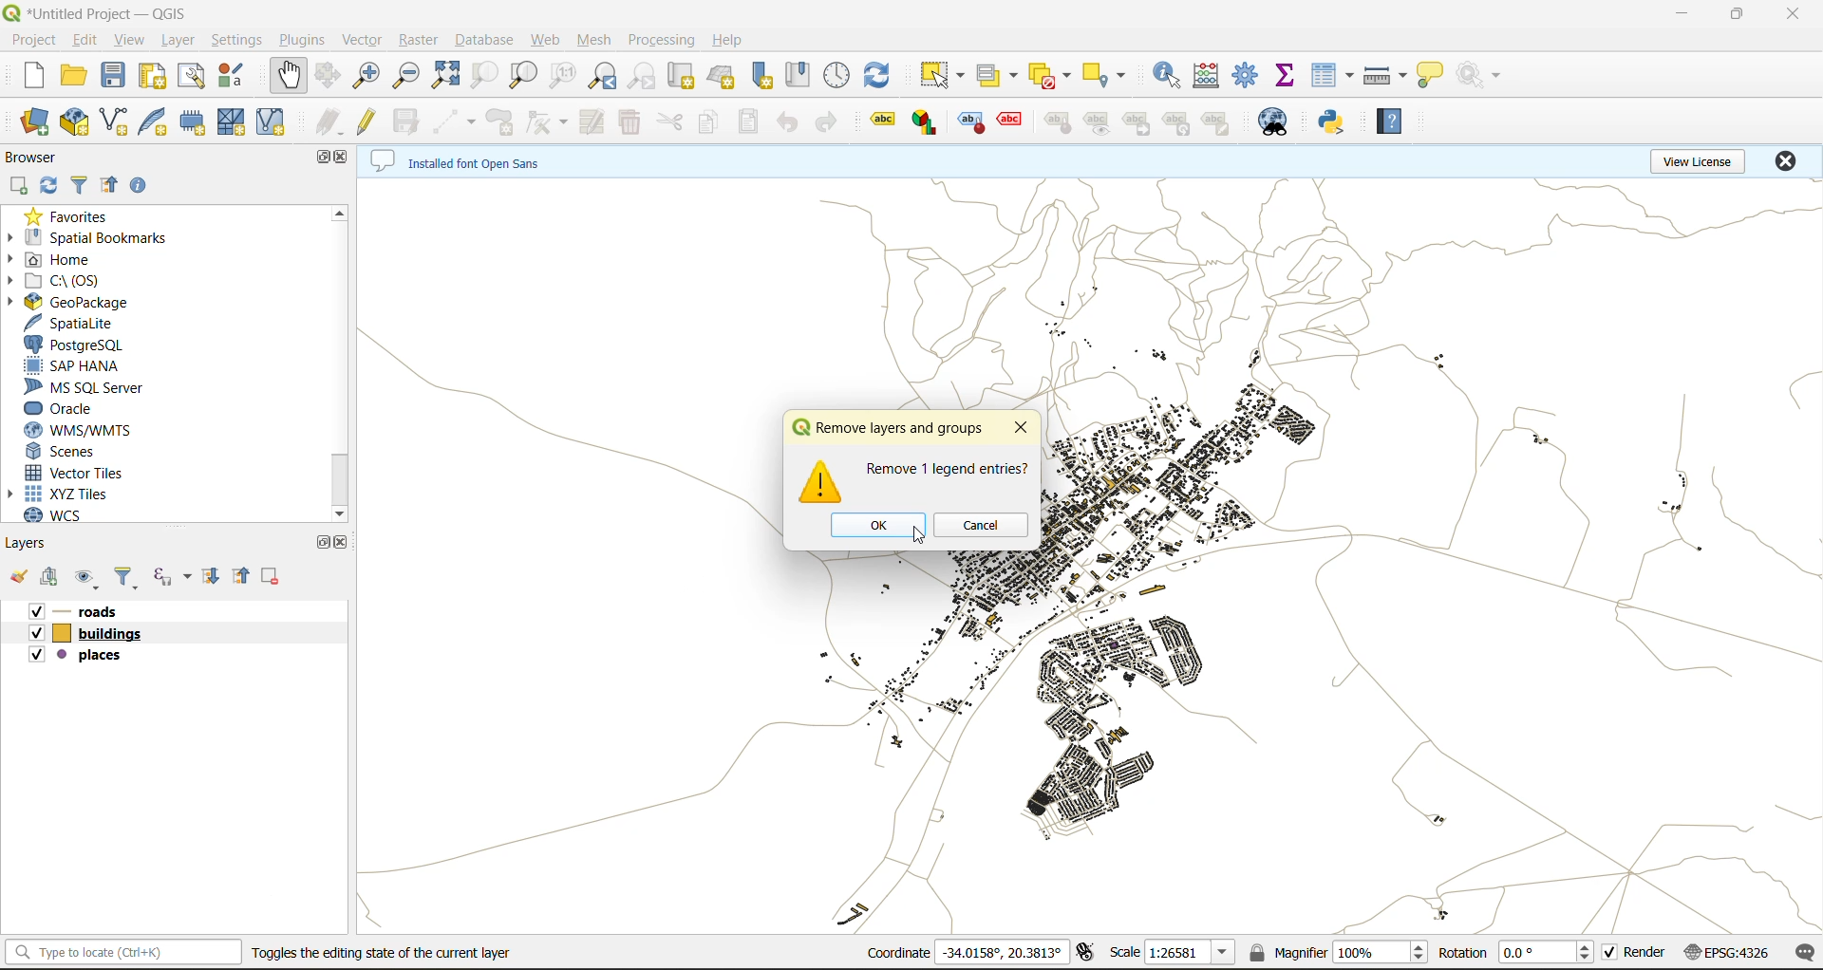  What do you see at coordinates (1801, 951) in the screenshot?
I see `log messages` at bounding box center [1801, 951].